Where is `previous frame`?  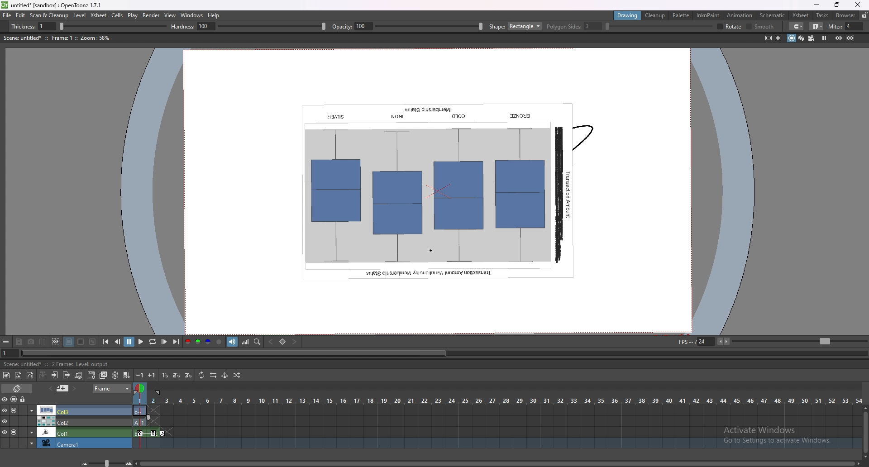 previous frame is located at coordinates (118, 341).